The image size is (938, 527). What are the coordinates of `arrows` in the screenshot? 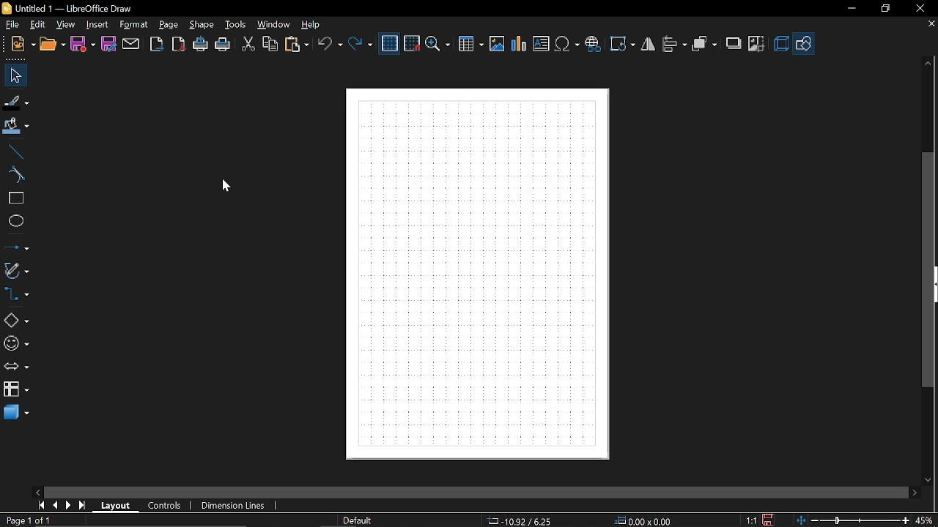 It's located at (16, 367).